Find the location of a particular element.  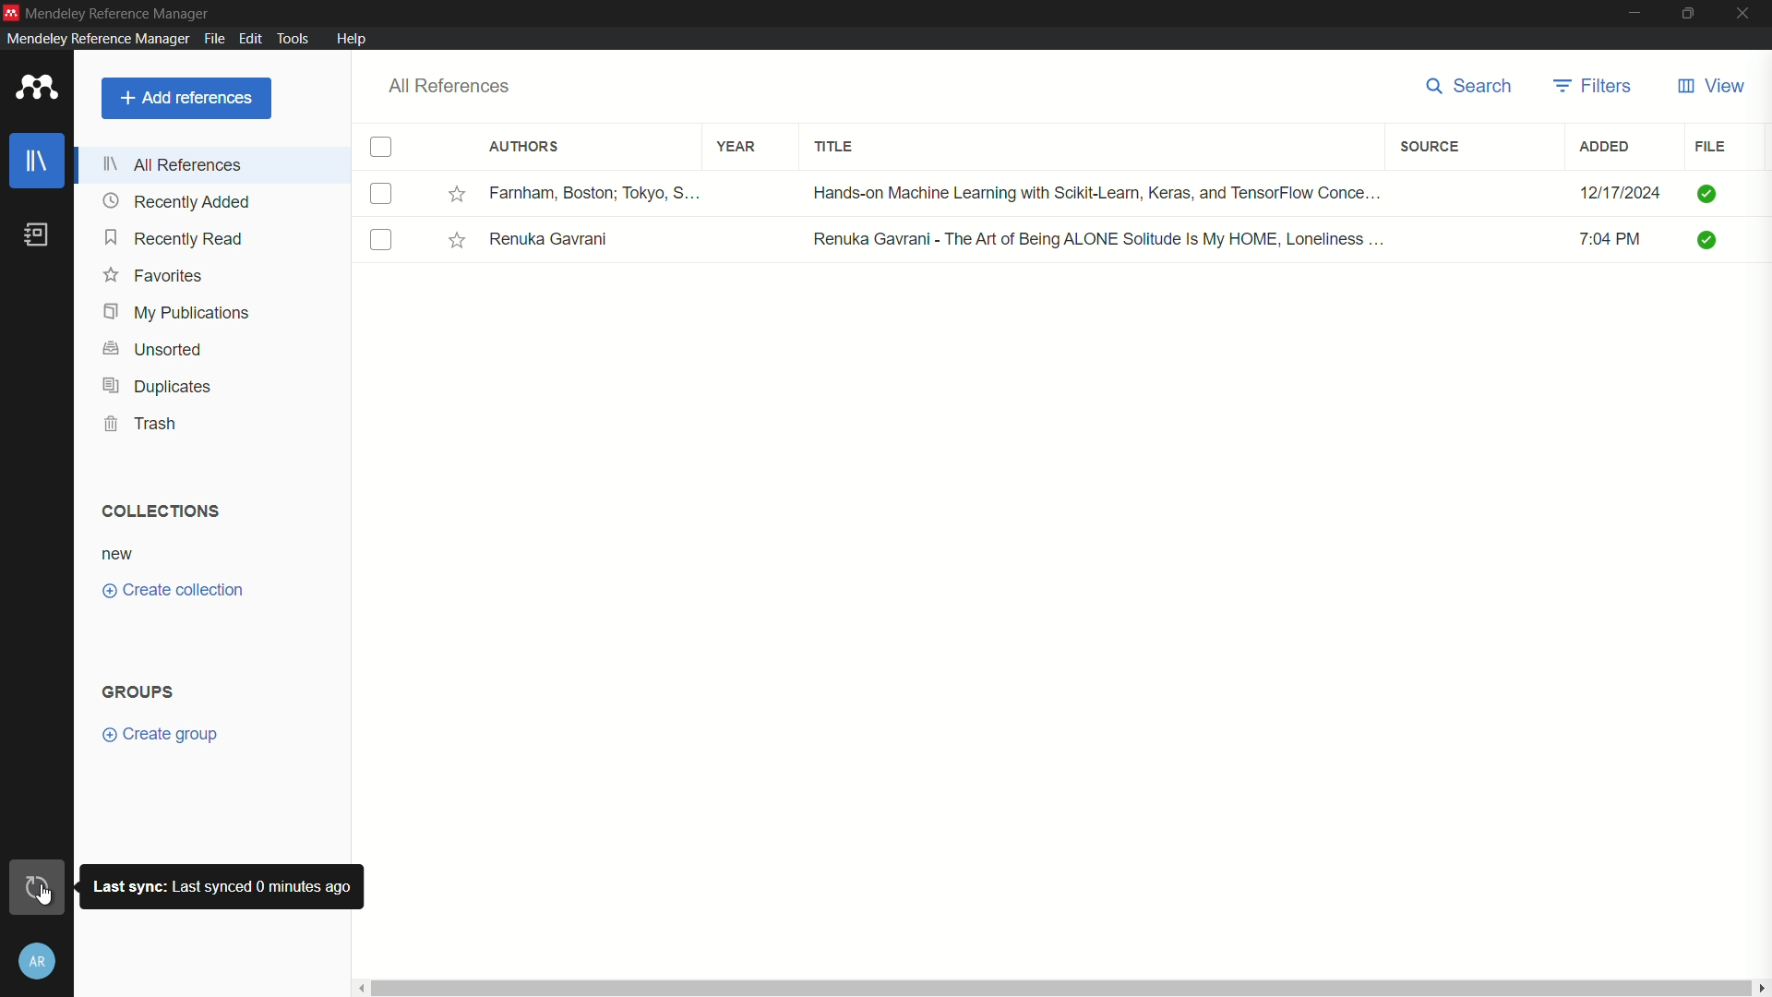

tools menu is located at coordinates (293, 37).